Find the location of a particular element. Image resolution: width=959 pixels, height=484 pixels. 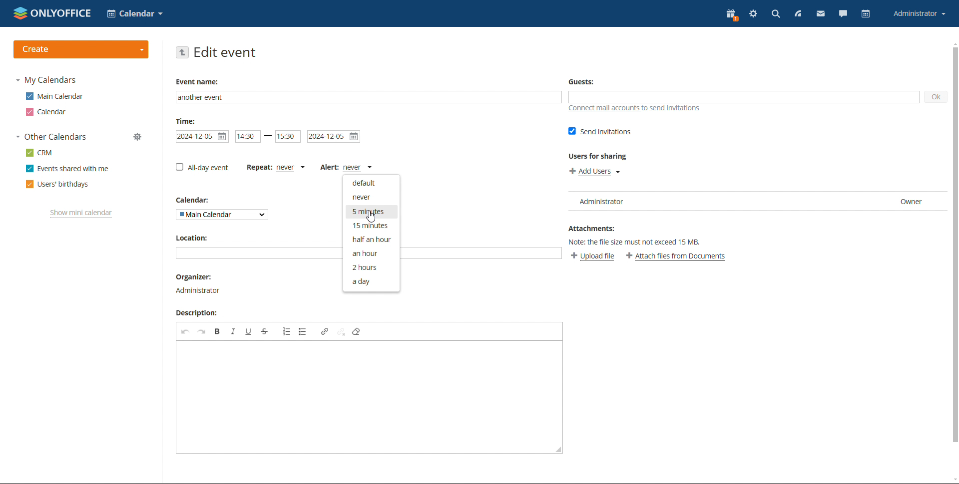

user list is located at coordinates (756, 202).